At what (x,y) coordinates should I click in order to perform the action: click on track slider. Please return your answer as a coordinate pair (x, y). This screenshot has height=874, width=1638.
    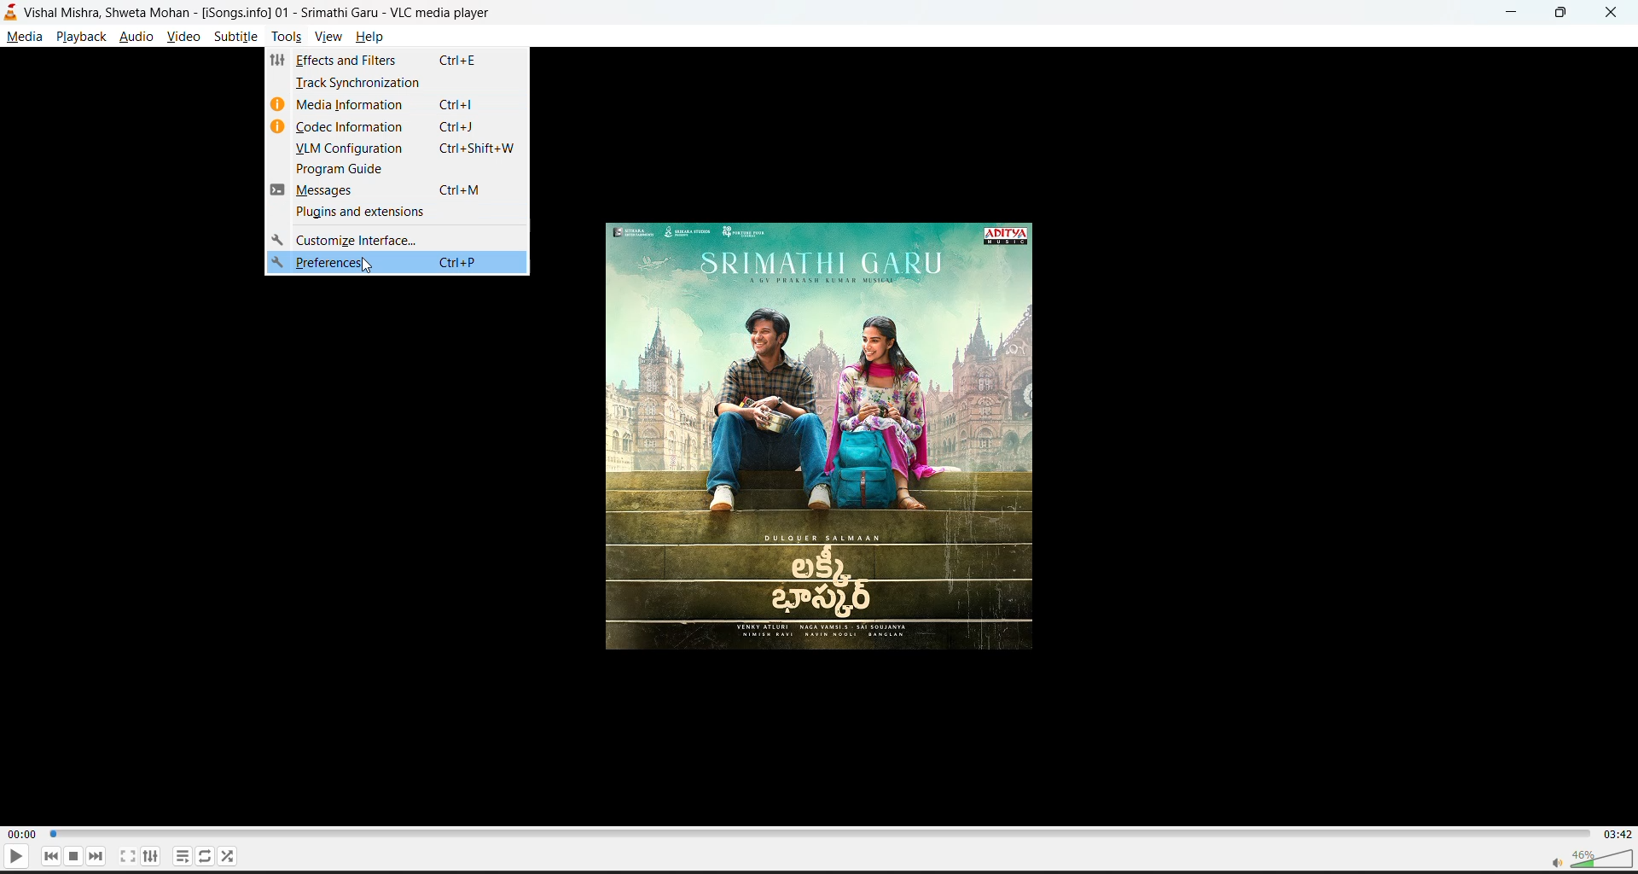
    Looking at the image, I should click on (816, 831).